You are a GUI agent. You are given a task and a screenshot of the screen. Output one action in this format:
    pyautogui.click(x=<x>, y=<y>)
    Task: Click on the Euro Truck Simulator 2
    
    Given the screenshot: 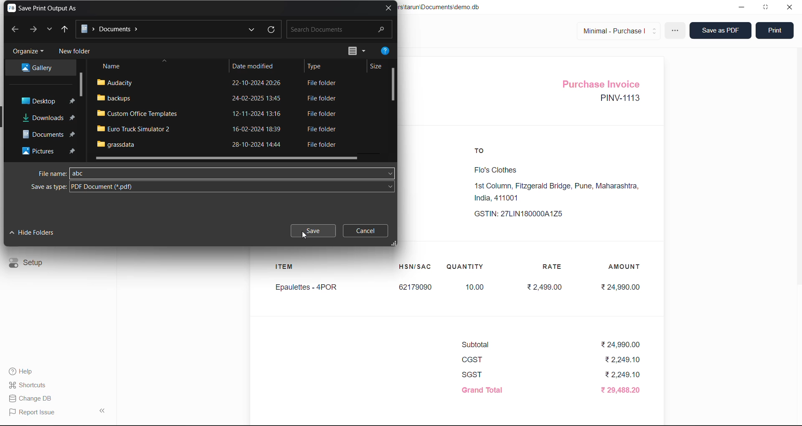 What is the action you would take?
    pyautogui.click(x=137, y=128)
    